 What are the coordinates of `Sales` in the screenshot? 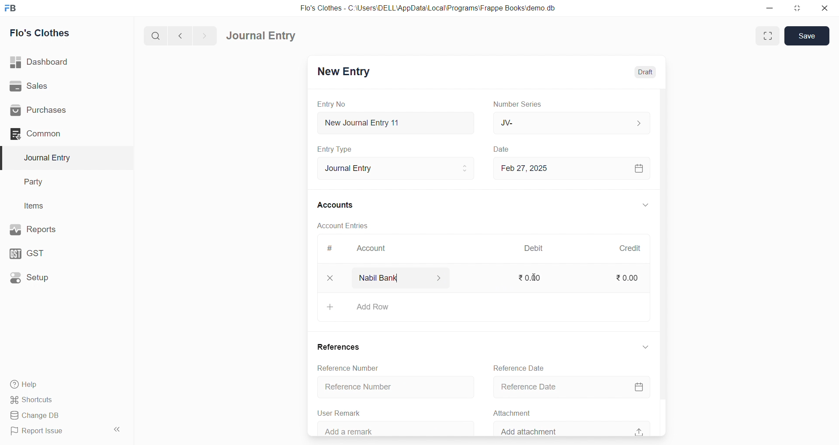 It's located at (52, 86).